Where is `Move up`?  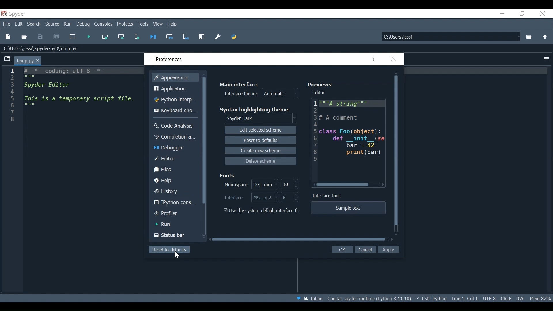
Move up is located at coordinates (544, 36).